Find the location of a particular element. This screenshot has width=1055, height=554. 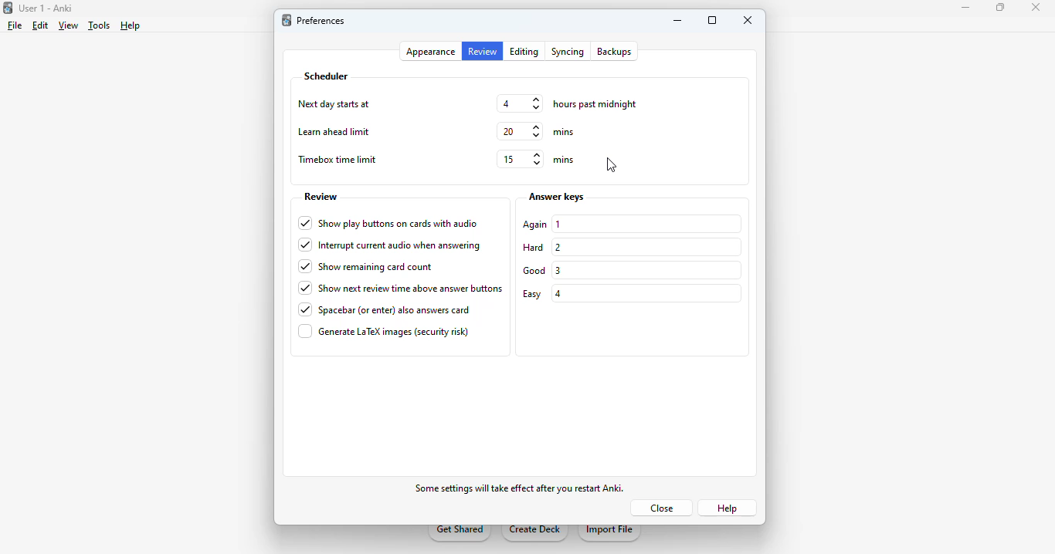

view is located at coordinates (68, 26).